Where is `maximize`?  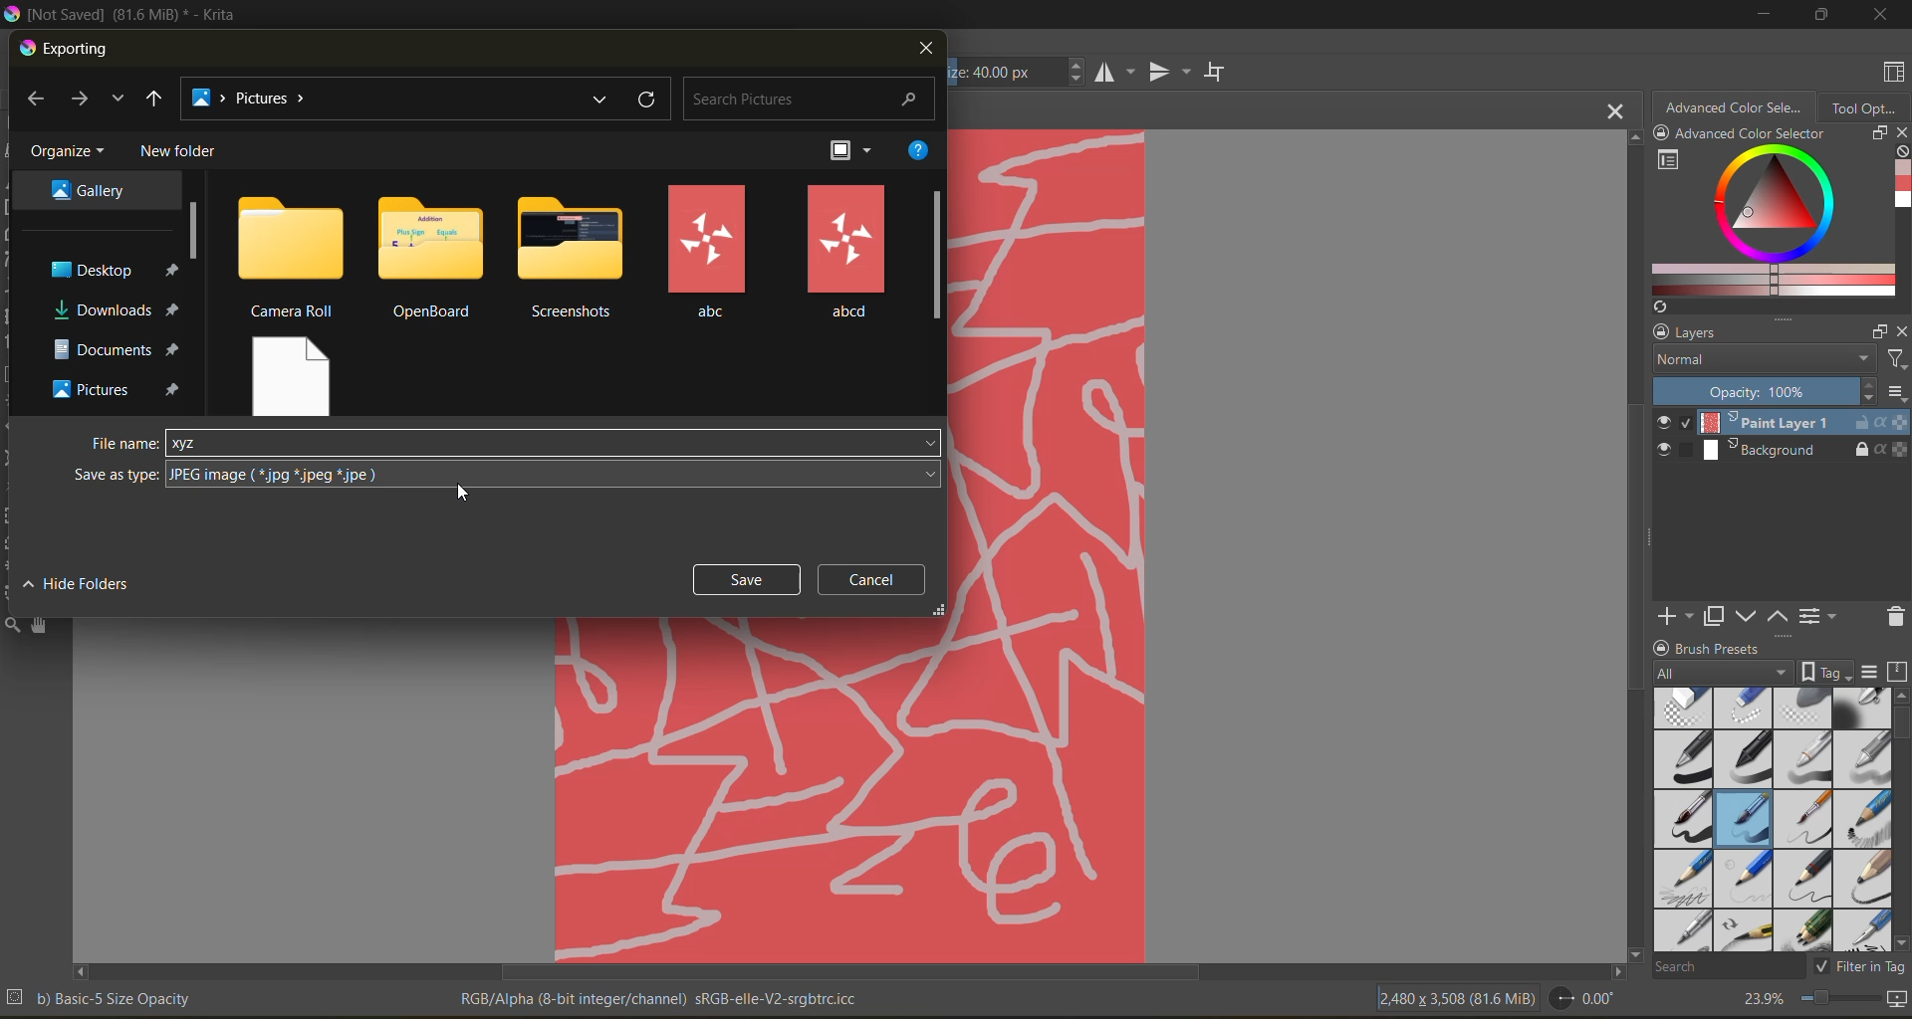
maximize is located at coordinates (1815, 14).